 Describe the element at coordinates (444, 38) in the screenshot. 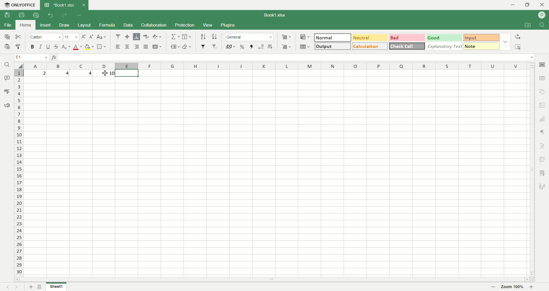

I see `good` at that location.